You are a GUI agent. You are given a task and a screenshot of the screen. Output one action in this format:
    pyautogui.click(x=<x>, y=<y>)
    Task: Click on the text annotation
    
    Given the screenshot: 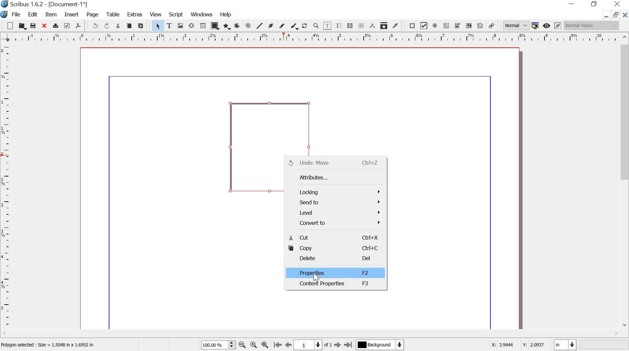 What is the action you would take?
    pyautogui.click(x=480, y=26)
    